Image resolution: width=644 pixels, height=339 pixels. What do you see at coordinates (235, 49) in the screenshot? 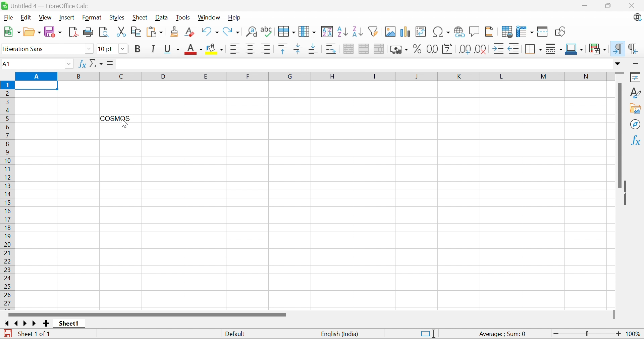
I see `Align Left` at bounding box center [235, 49].